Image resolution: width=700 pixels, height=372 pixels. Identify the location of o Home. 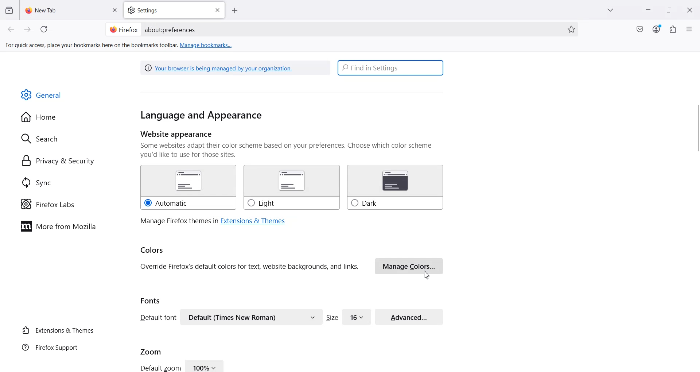
(39, 117).